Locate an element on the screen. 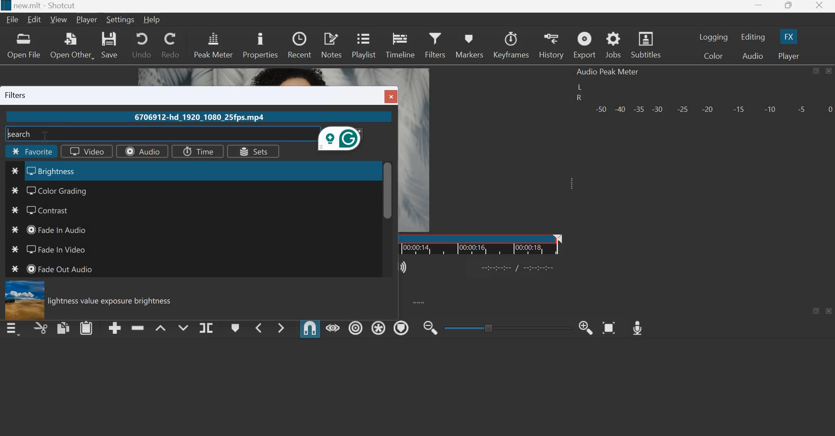  Logging is located at coordinates (714, 37).